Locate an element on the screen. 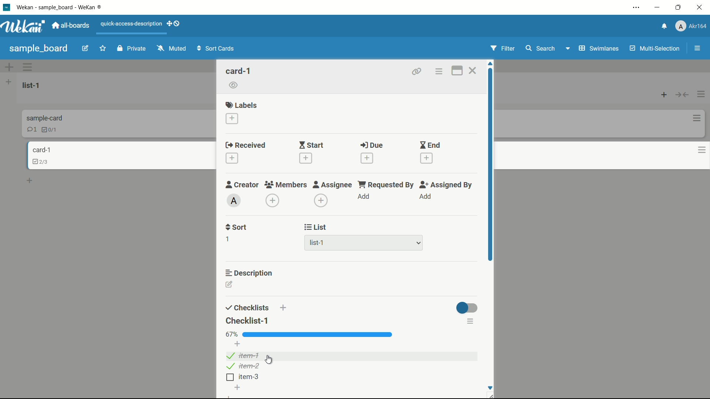 The image size is (710, 399). dropdown is located at coordinates (418, 242).